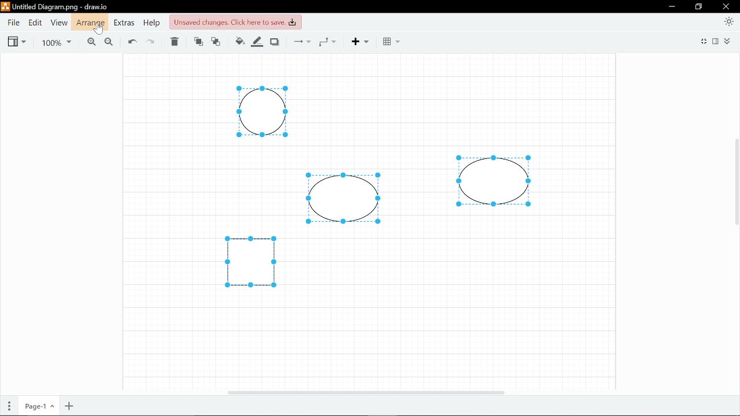 The height and width of the screenshot is (416, 740). Describe the element at coordinates (239, 41) in the screenshot. I see `Fill color` at that location.